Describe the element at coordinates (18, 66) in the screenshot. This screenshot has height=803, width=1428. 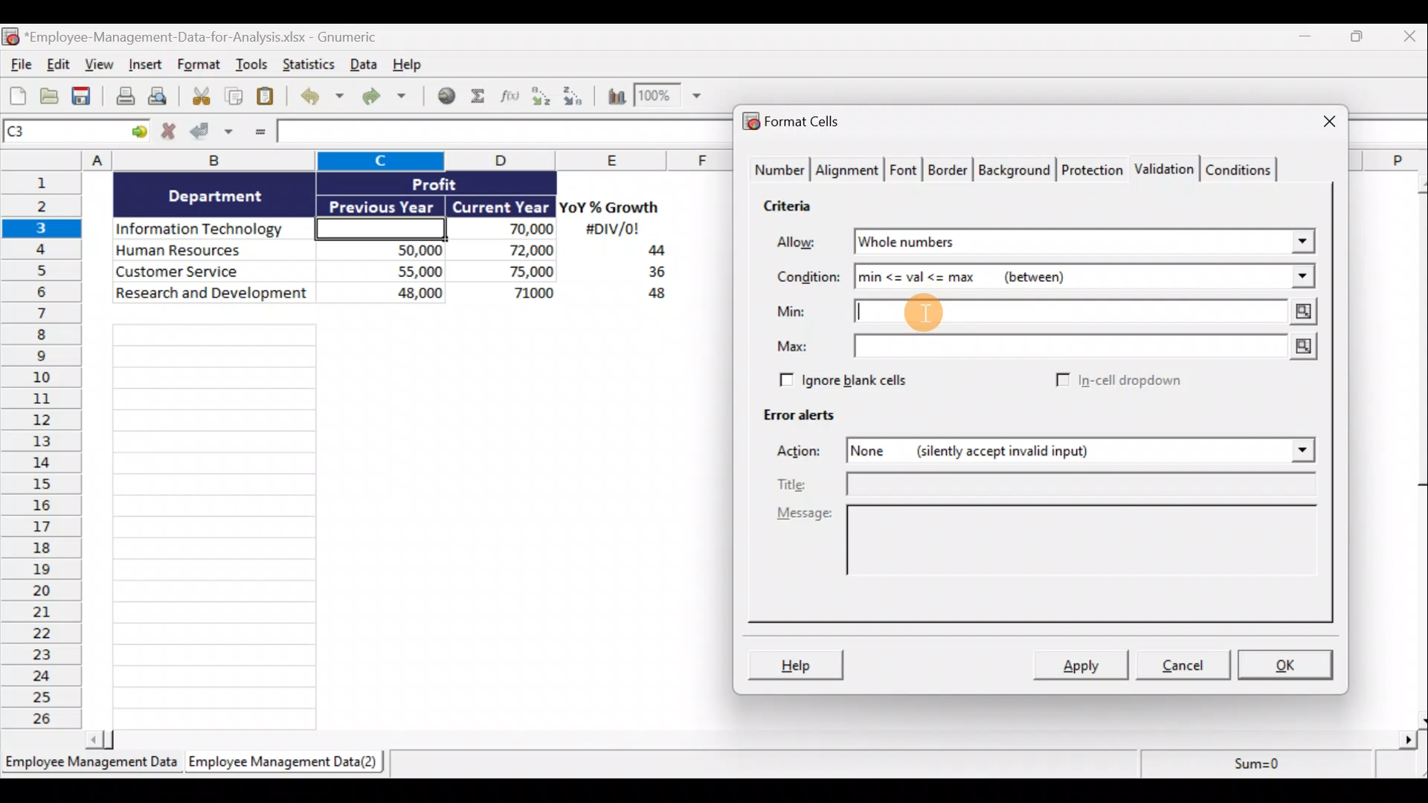
I see `File` at that location.